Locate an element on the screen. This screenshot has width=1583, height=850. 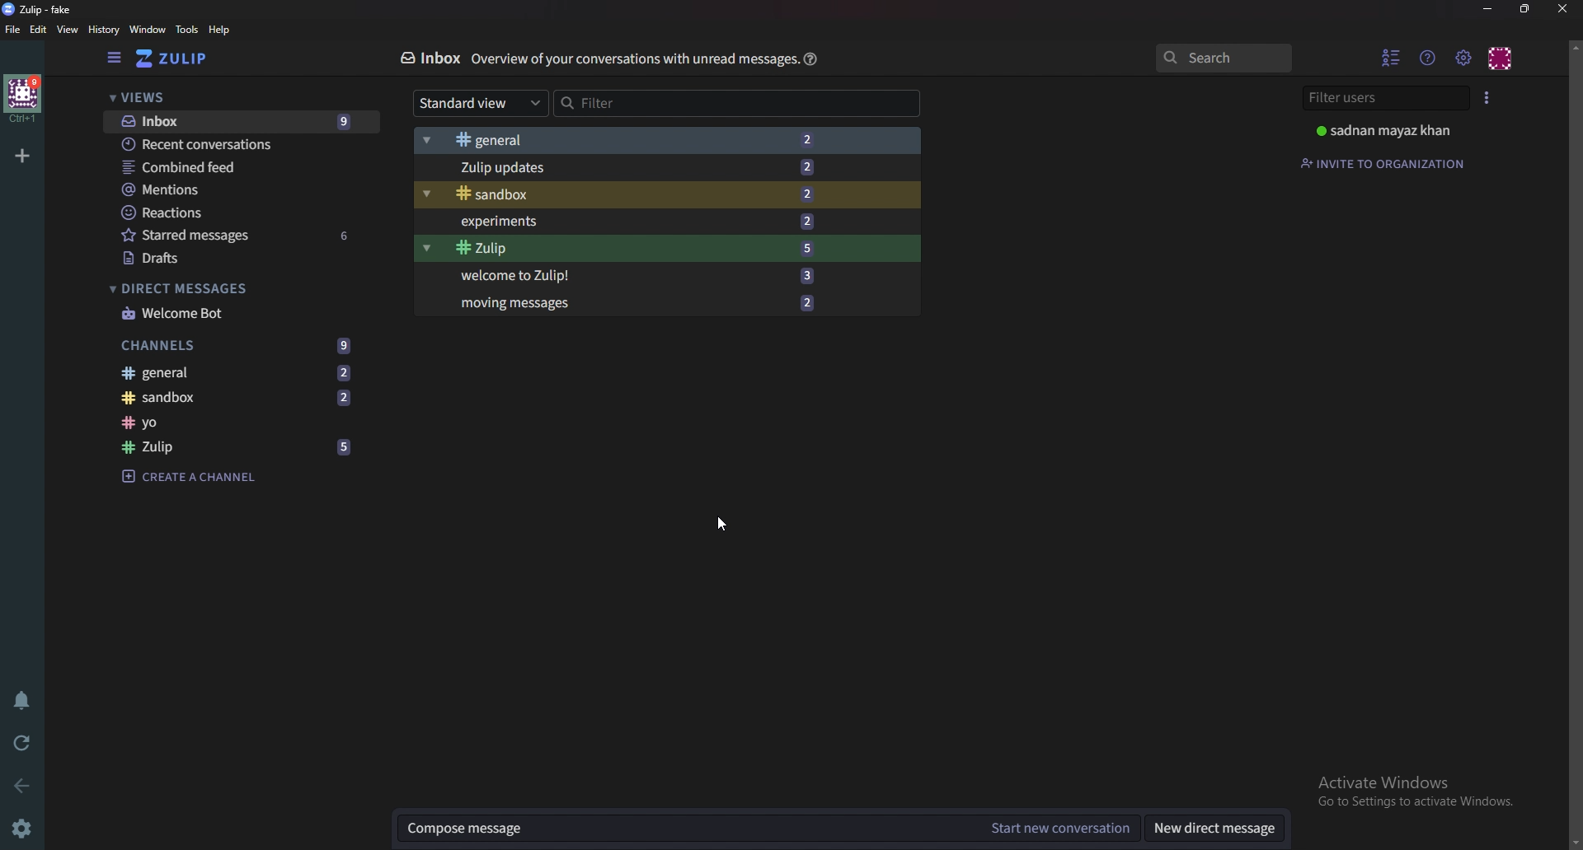
Views is located at coordinates (144, 96).